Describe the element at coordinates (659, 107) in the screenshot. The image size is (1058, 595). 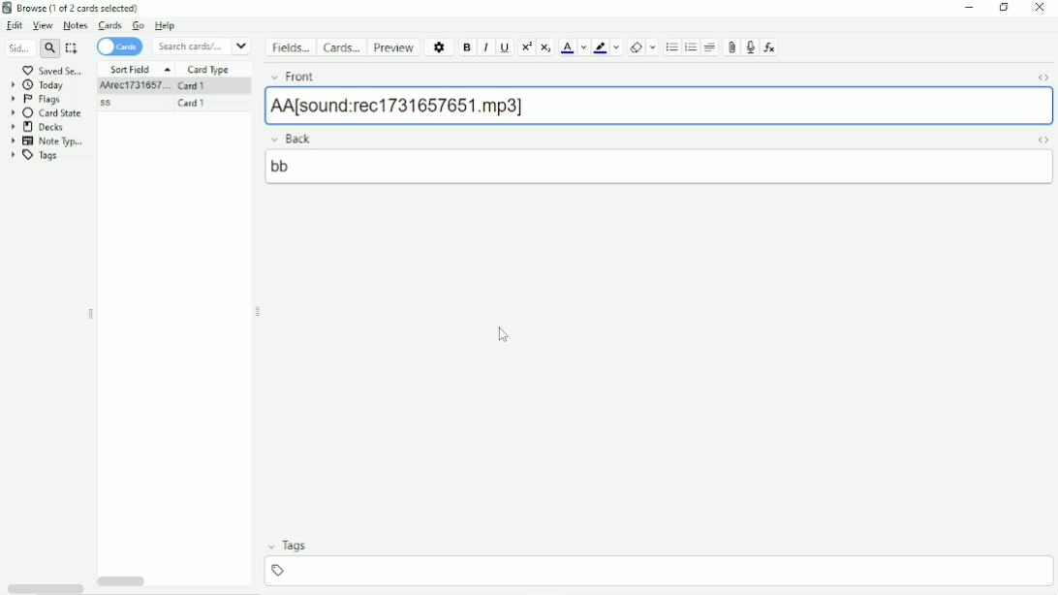
I see `'AA[sound:rec1731657651.mp3]` at that location.